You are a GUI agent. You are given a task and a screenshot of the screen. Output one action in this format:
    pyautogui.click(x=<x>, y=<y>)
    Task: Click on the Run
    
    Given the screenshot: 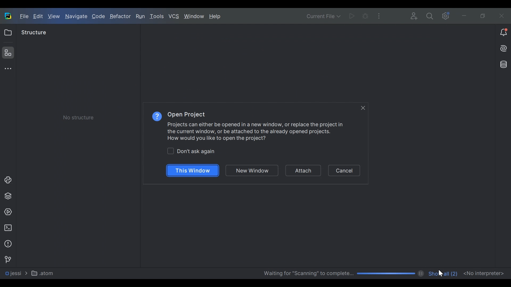 What is the action you would take?
    pyautogui.click(x=140, y=16)
    